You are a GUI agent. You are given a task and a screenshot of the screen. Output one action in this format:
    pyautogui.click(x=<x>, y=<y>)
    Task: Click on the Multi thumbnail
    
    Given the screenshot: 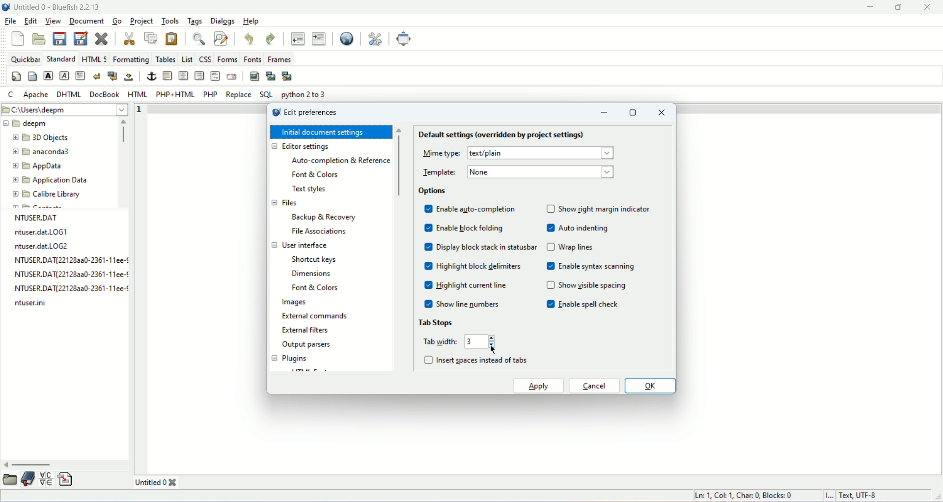 What is the action you would take?
    pyautogui.click(x=287, y=76)
    